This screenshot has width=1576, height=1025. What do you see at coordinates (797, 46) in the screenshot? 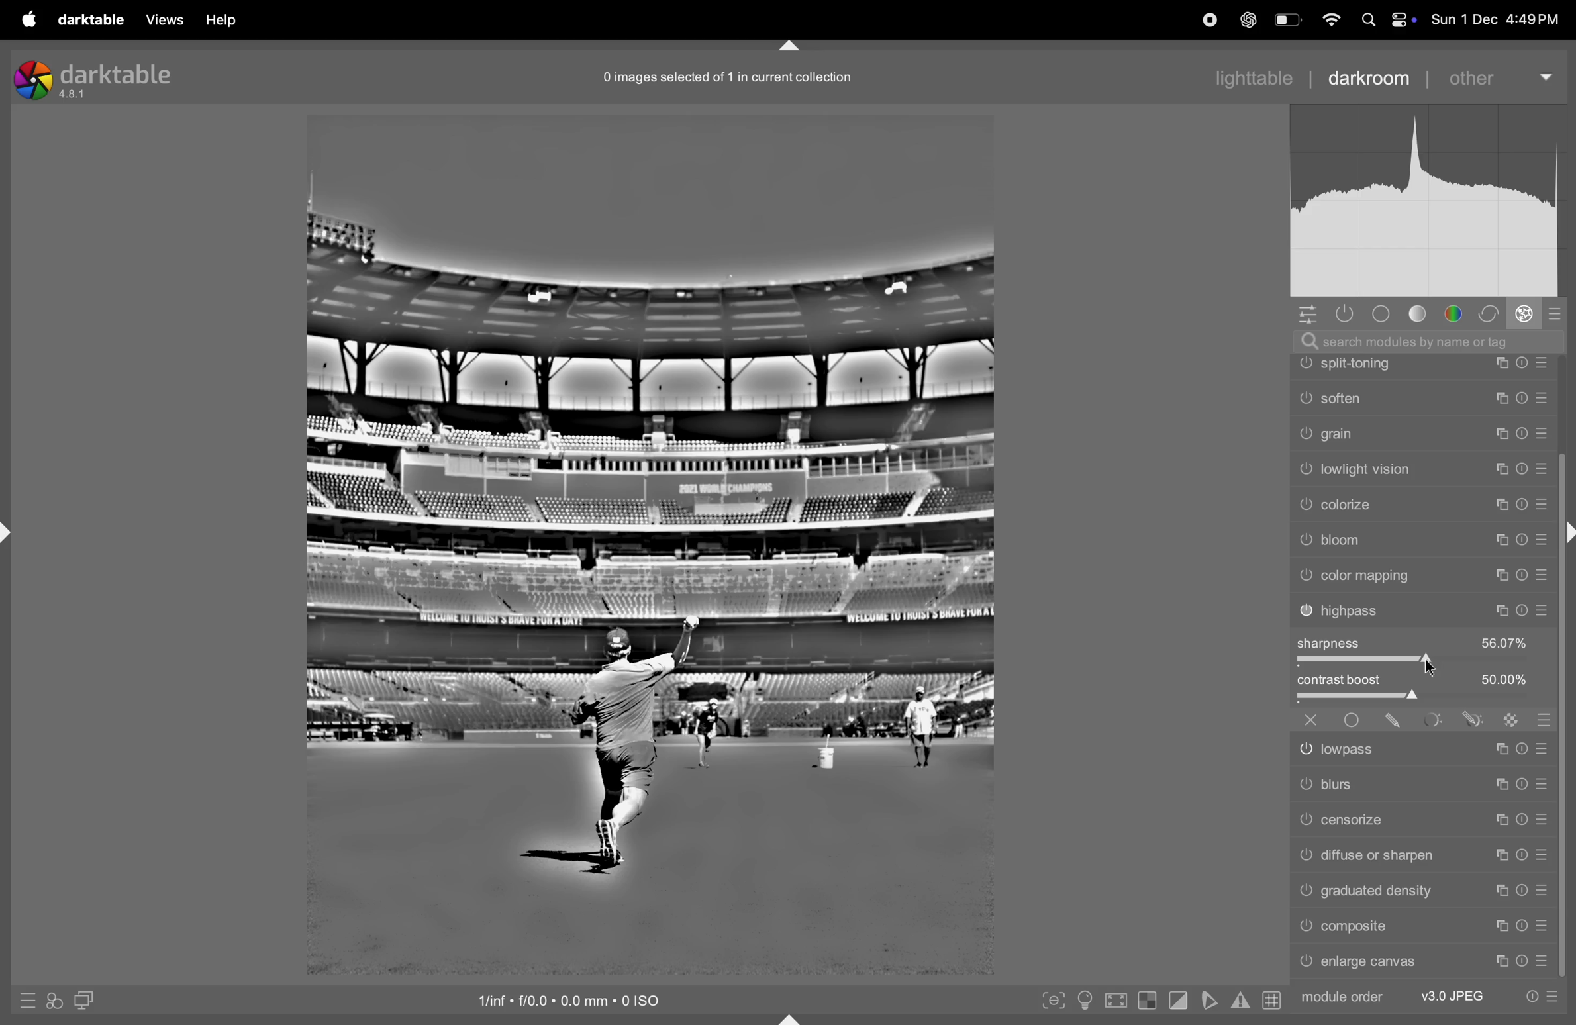
I see `markdown` at bounding box center [797, 46].